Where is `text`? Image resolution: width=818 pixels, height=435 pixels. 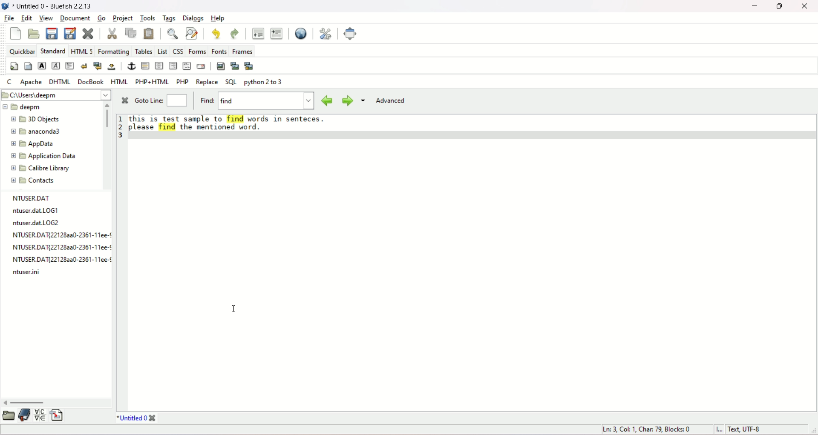
text is located at coordinates (141, 128).